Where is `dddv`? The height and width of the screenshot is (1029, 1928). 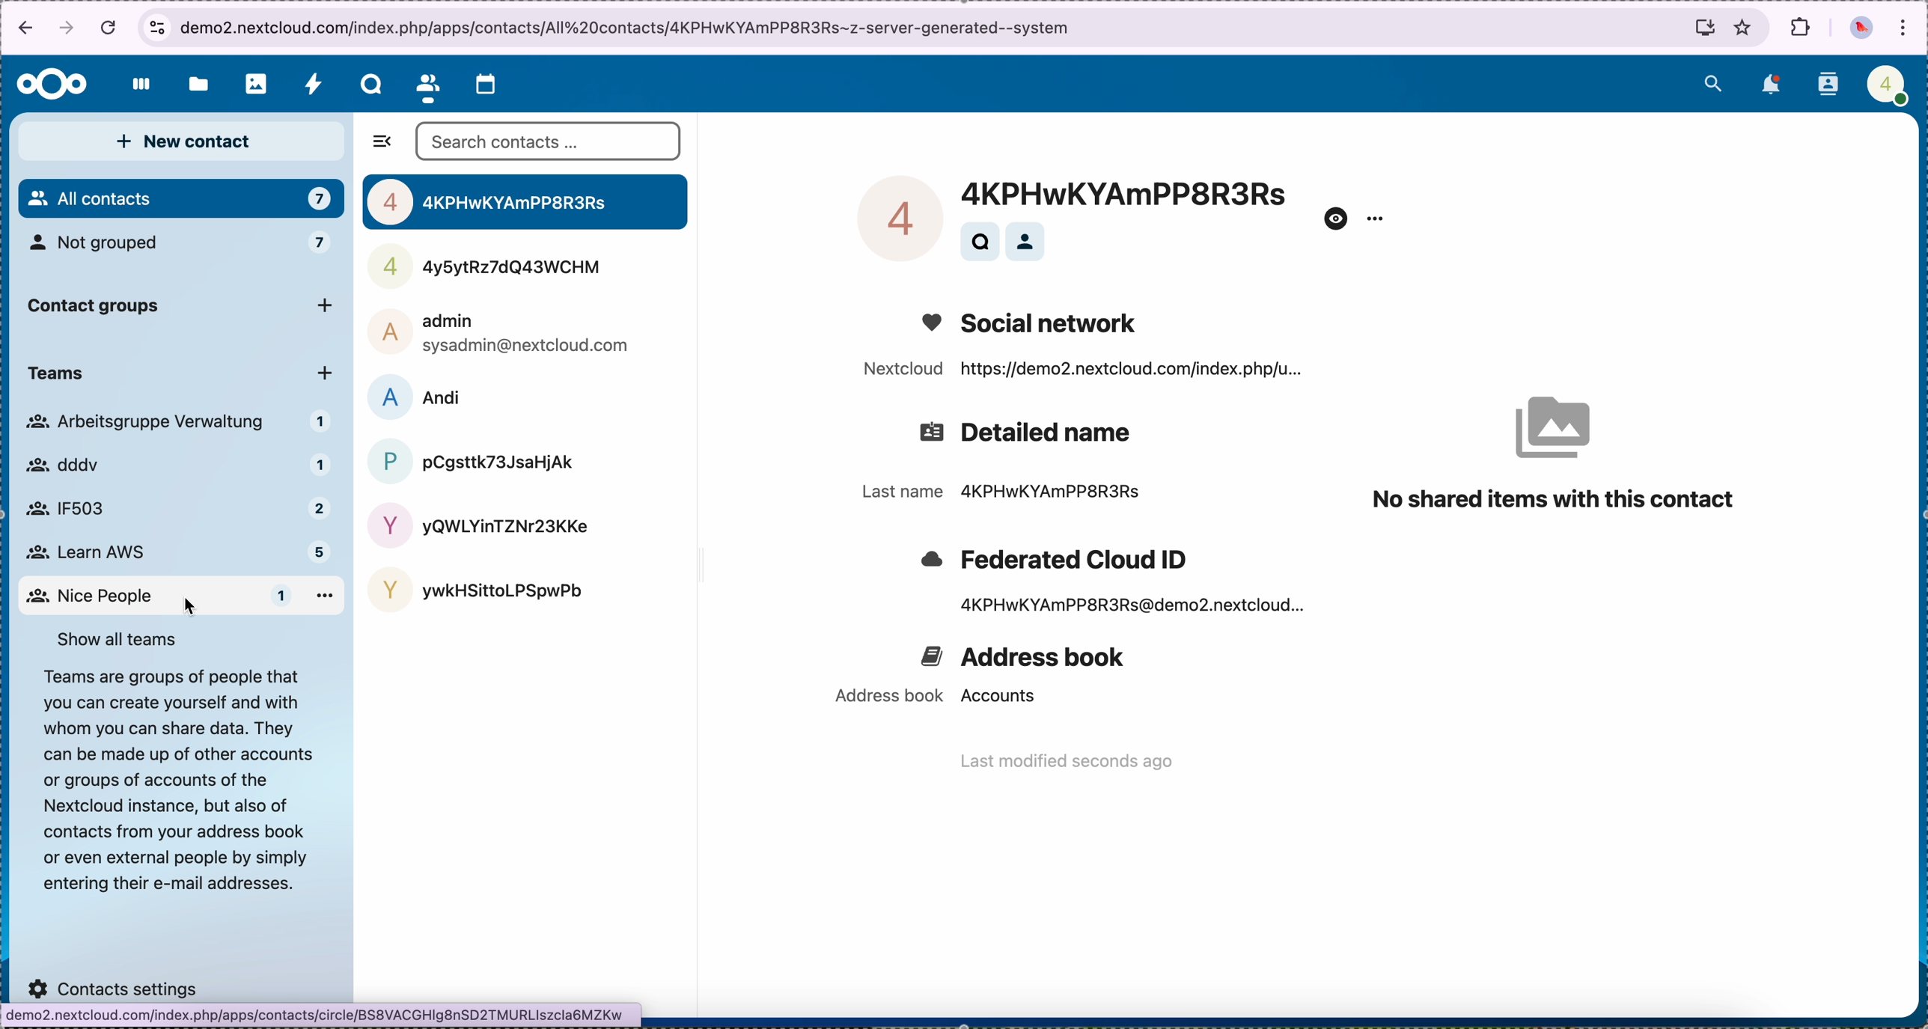 dddv is located at coordinates (177, 465).